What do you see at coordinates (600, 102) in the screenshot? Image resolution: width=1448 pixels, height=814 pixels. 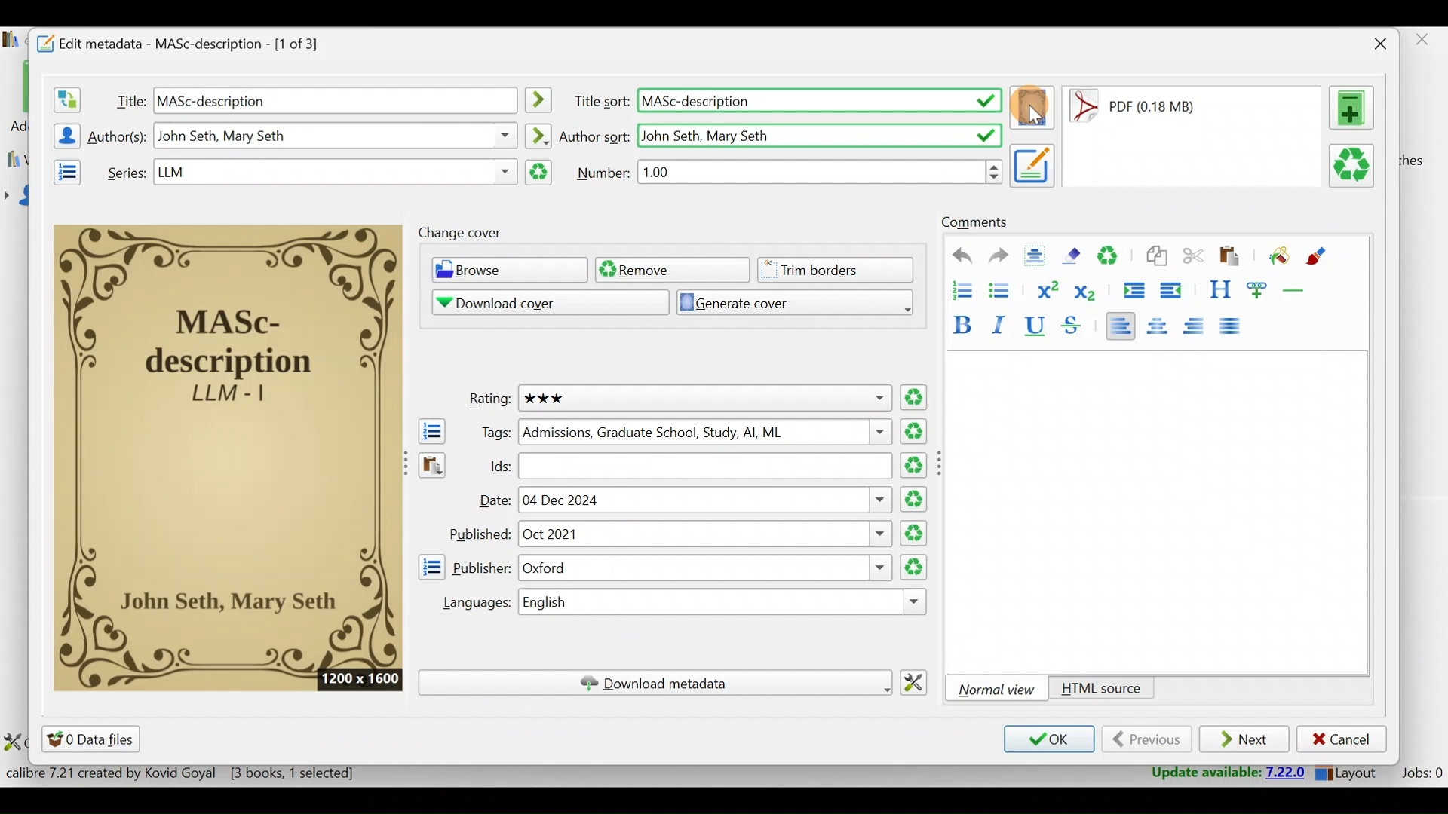 I see `Title sort` at bounding box center [600, 102].